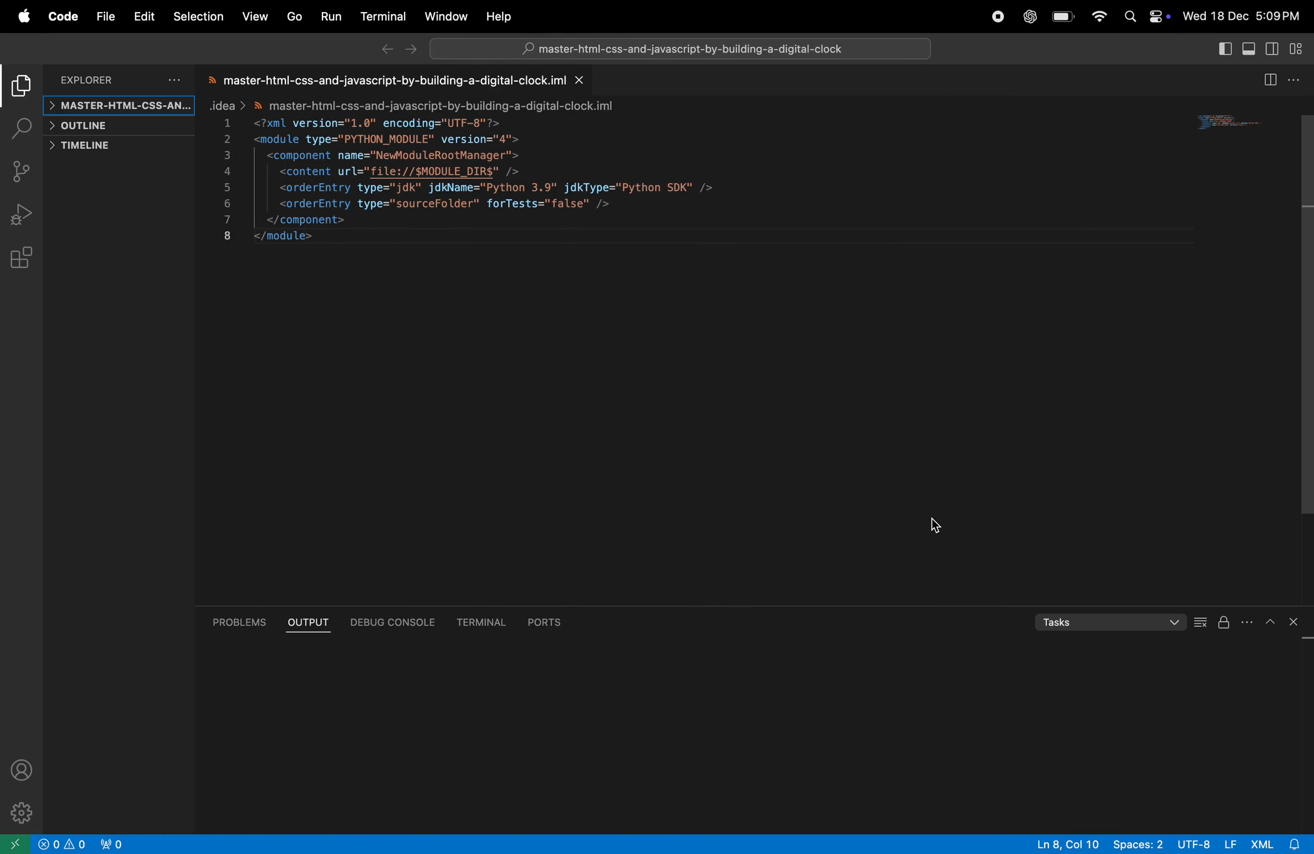  What do you see at coordinates (17, 844) in the screenshot?
I see `open window` at bounding box center [17, 844].